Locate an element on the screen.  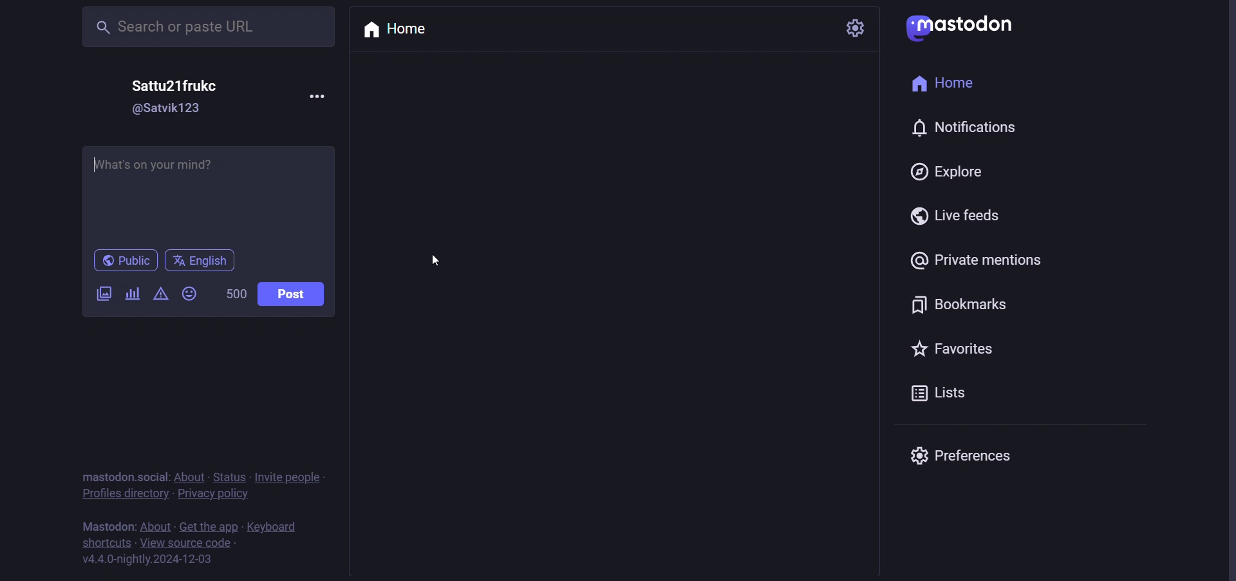
live feeds is located at coordinates (956, 216).